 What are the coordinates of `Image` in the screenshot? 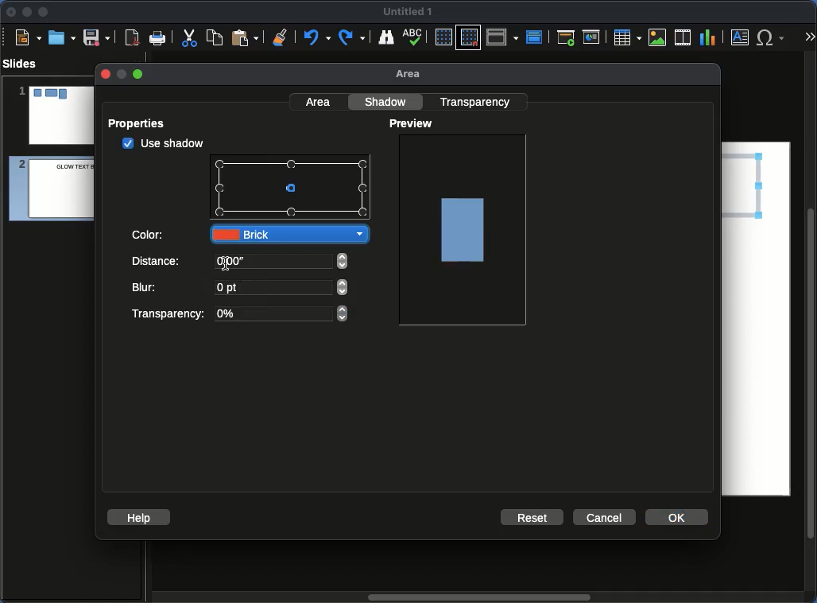 It's located at (658, 37).